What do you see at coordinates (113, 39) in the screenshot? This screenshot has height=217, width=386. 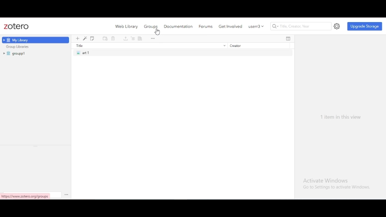 I see `move to trash` at bounding box center [113, 39].